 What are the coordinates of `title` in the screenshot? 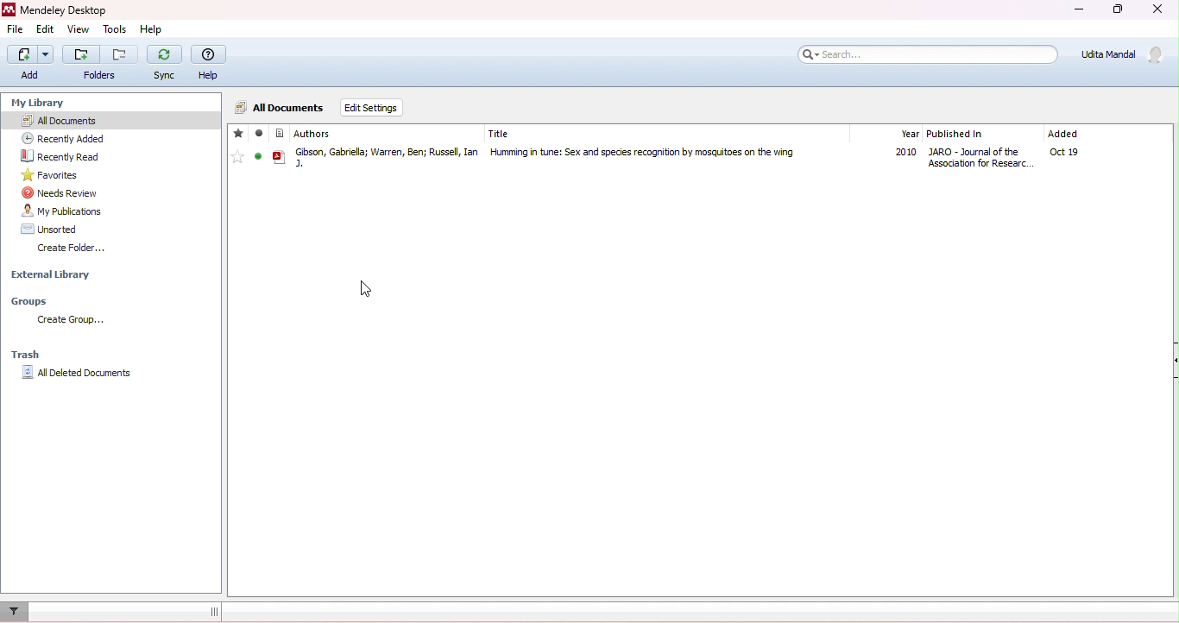 It's located at (500, 133).